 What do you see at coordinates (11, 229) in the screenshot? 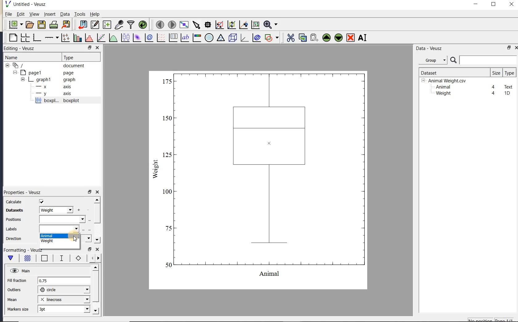
I see `Labels` at bounding box center [11, 229].